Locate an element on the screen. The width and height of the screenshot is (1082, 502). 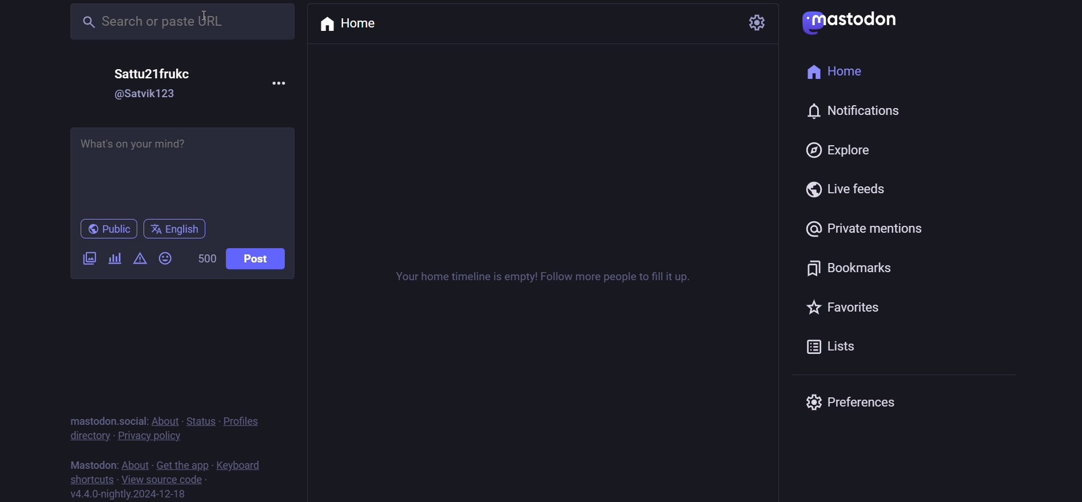
explore is located at coordinates (840, 149).